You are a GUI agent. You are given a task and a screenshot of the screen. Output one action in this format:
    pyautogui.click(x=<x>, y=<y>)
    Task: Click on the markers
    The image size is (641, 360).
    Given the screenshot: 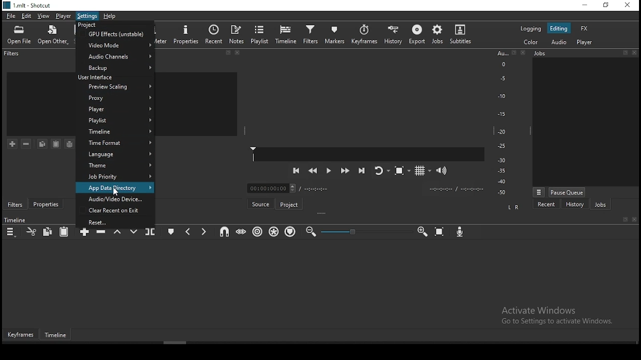 What is the action you would take?
    pyautogui.click(x=336, y=34)
    